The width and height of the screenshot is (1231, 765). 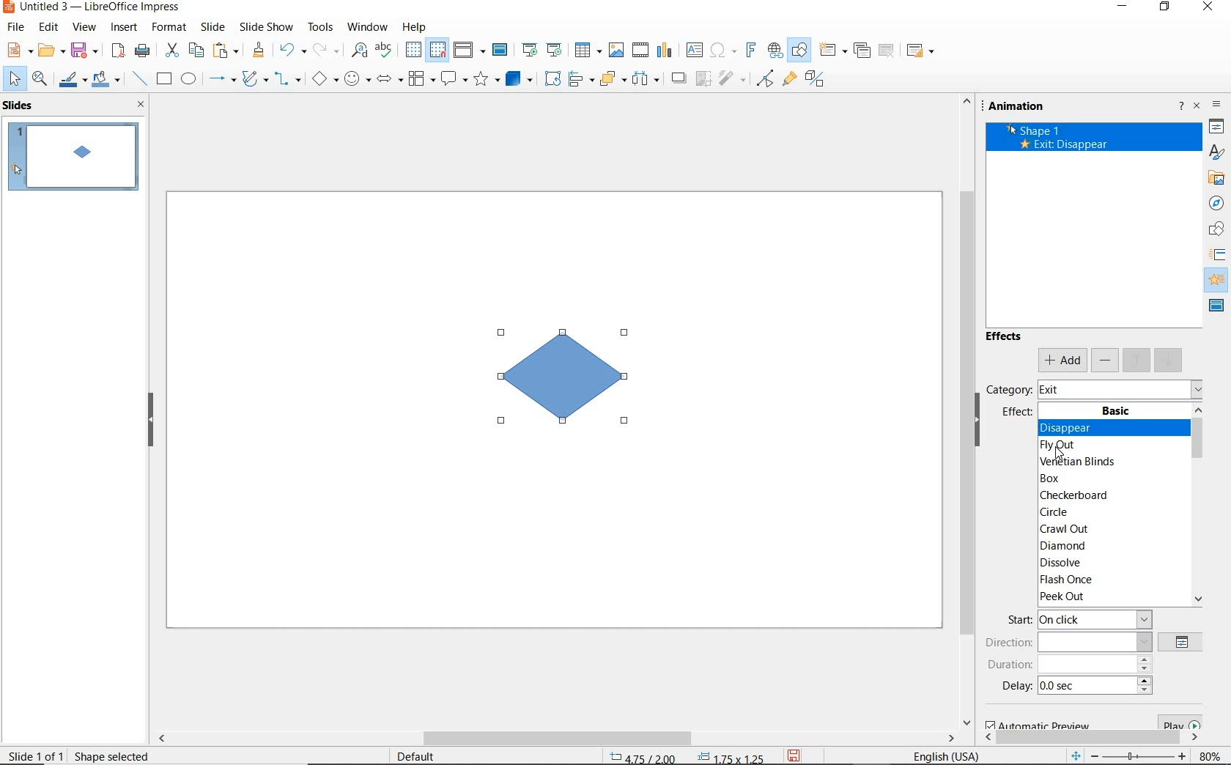 What do you see at coordinates (188, 78) in the screenshot?
I see `ellipse` at bounding box center [188, 78].